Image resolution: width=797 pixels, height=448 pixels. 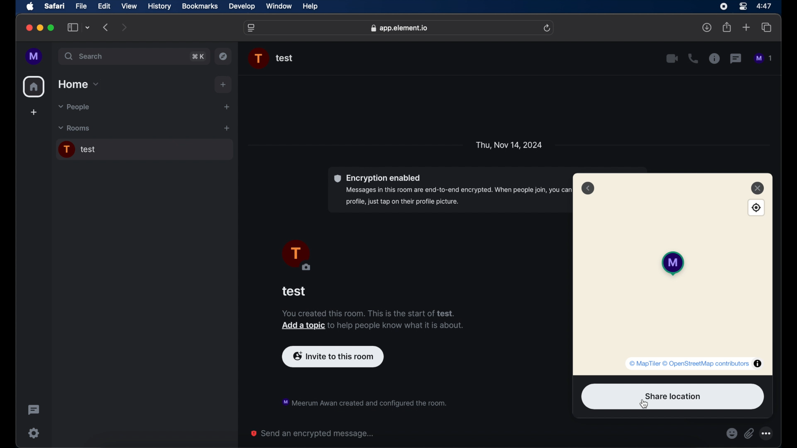 I want to click on search, so click(x=85, y=56).